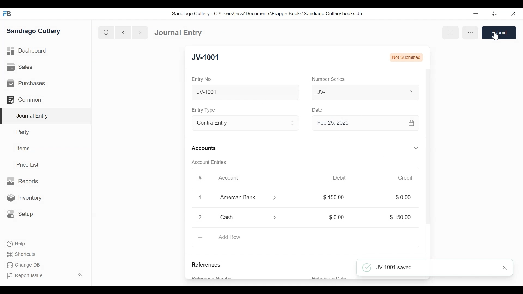 Image resolution: width=523 pixels, height=294 pixels. I want to click on Purchases, so click(26, 83).